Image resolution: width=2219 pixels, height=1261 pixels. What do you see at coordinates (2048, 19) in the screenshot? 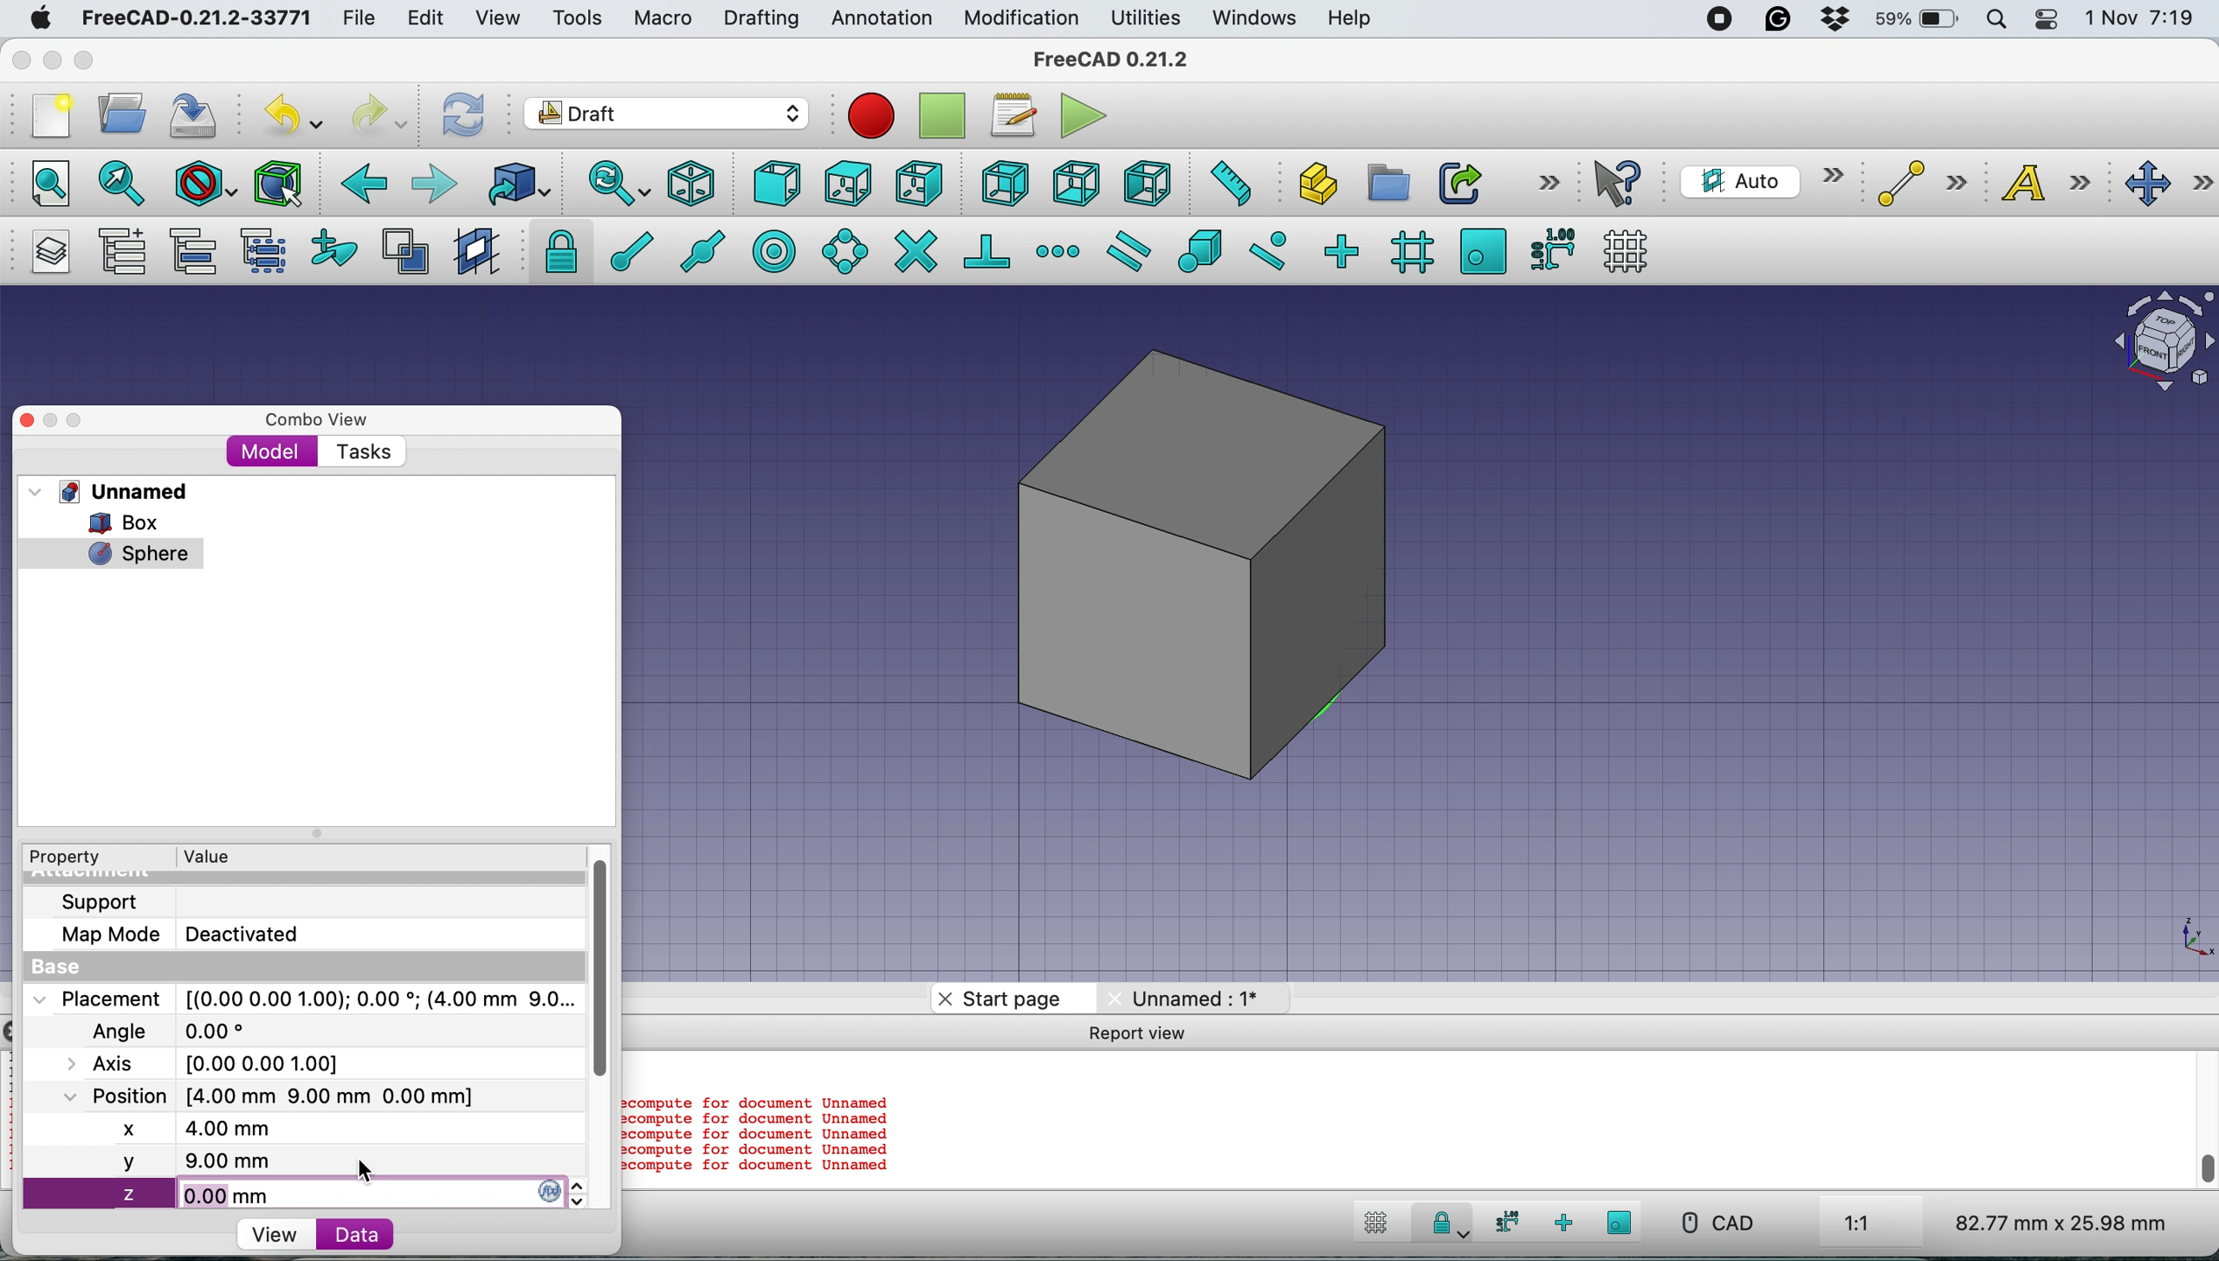
I see `control center` at bounding box center [2048, 19].